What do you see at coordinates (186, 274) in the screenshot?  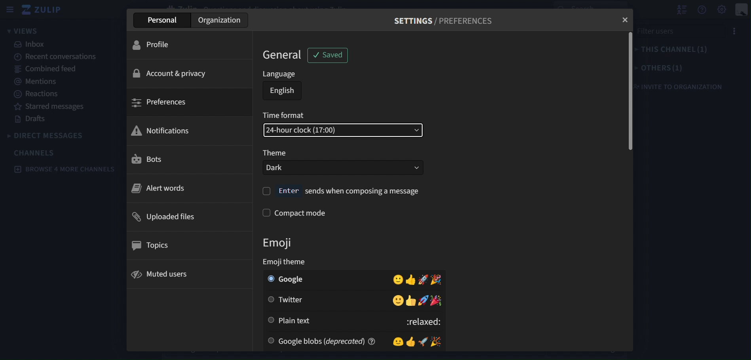 I see `muted users` at bounding box center [186, 274].